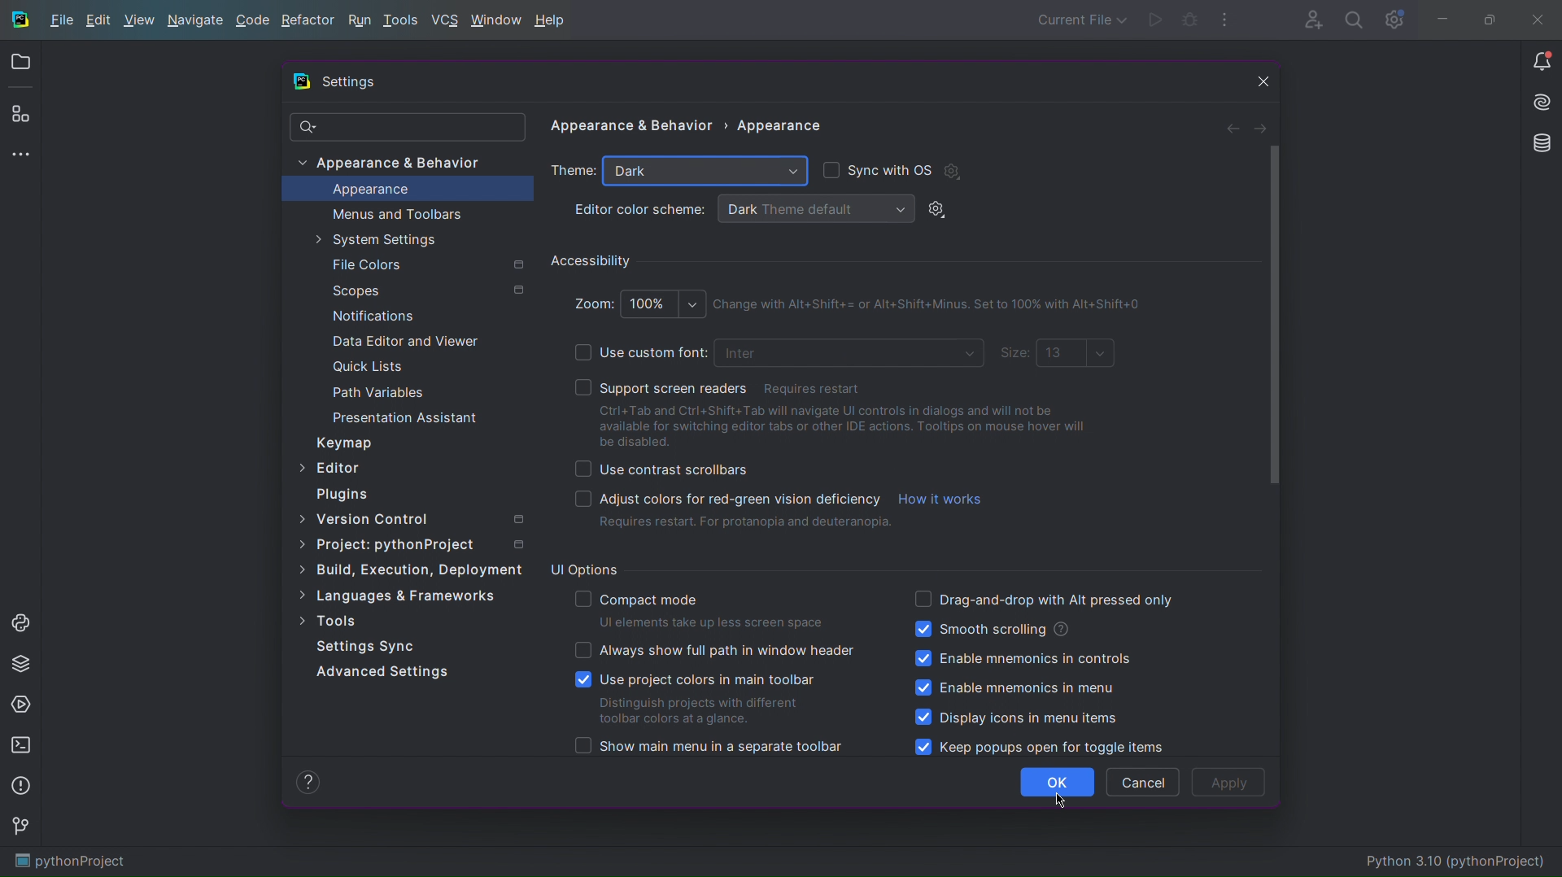  What do you see at coordinates (1229, 783) in the screenshot?
I see `Apply` at bounding box center [1229, 783].